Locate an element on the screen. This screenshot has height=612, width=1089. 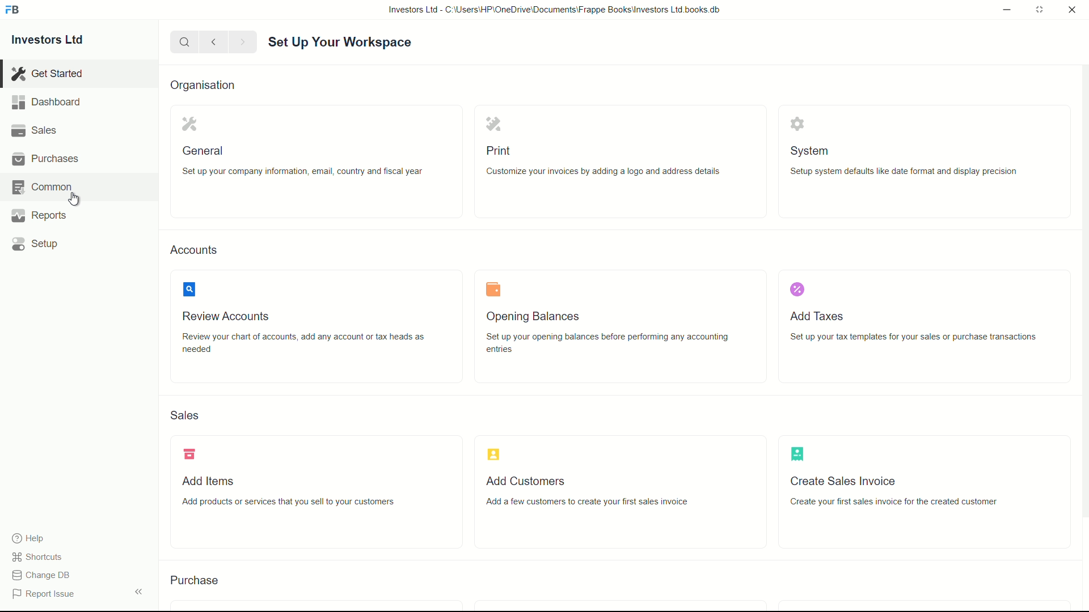
Set up your tax templates for your sales or purchase transactions is located at coordinates (917, 337).